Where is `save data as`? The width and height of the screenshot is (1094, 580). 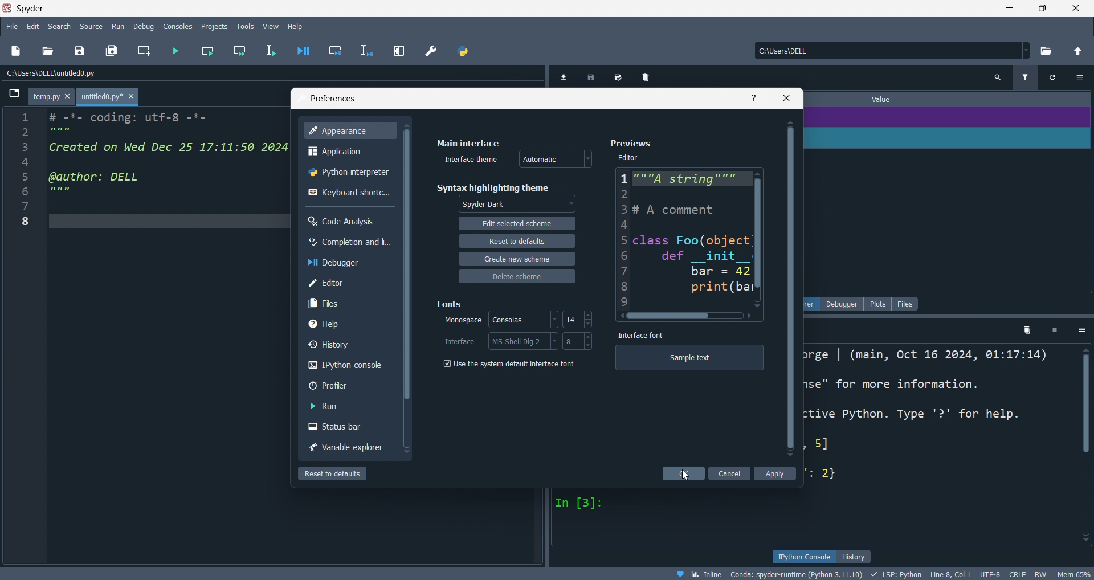
save data as is located at coordinates (618, 75).